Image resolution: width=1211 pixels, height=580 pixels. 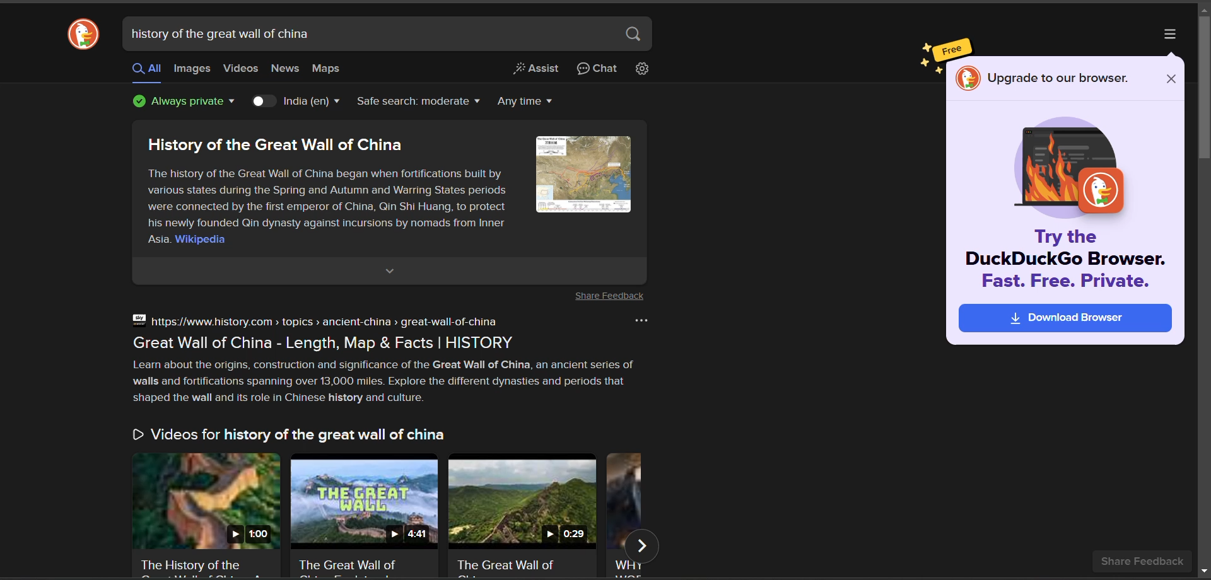 What do you see at coordinates (617, 295) in the screenshot?
I see `Share Feedback` at bounding box center [617, 295].